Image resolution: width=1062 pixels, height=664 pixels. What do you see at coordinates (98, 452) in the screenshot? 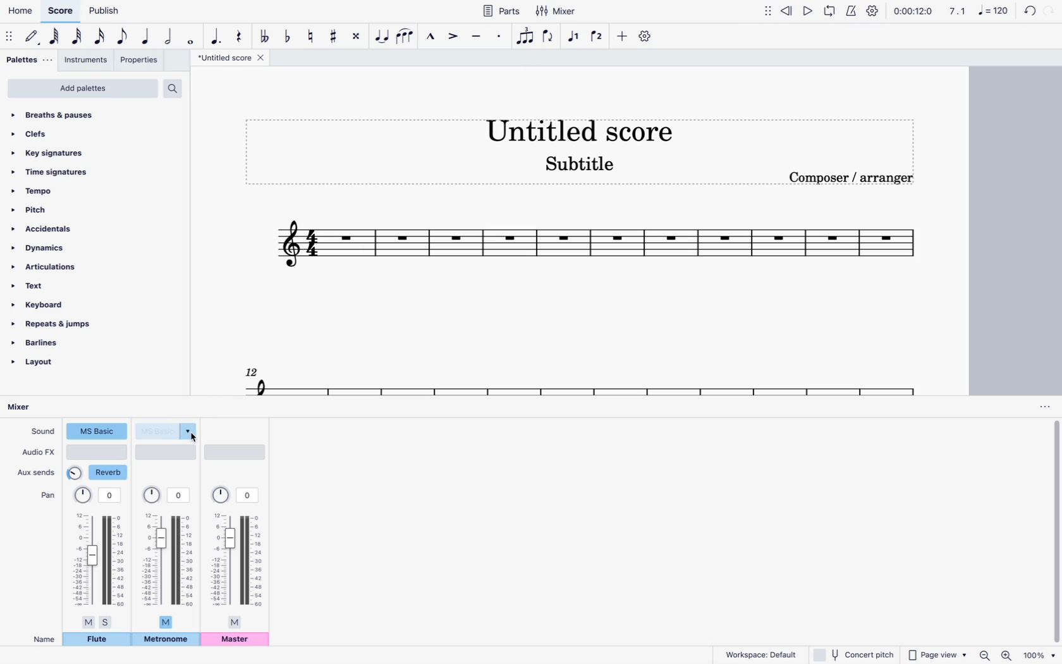
I see `audio type` at bounding box center [98, 452].